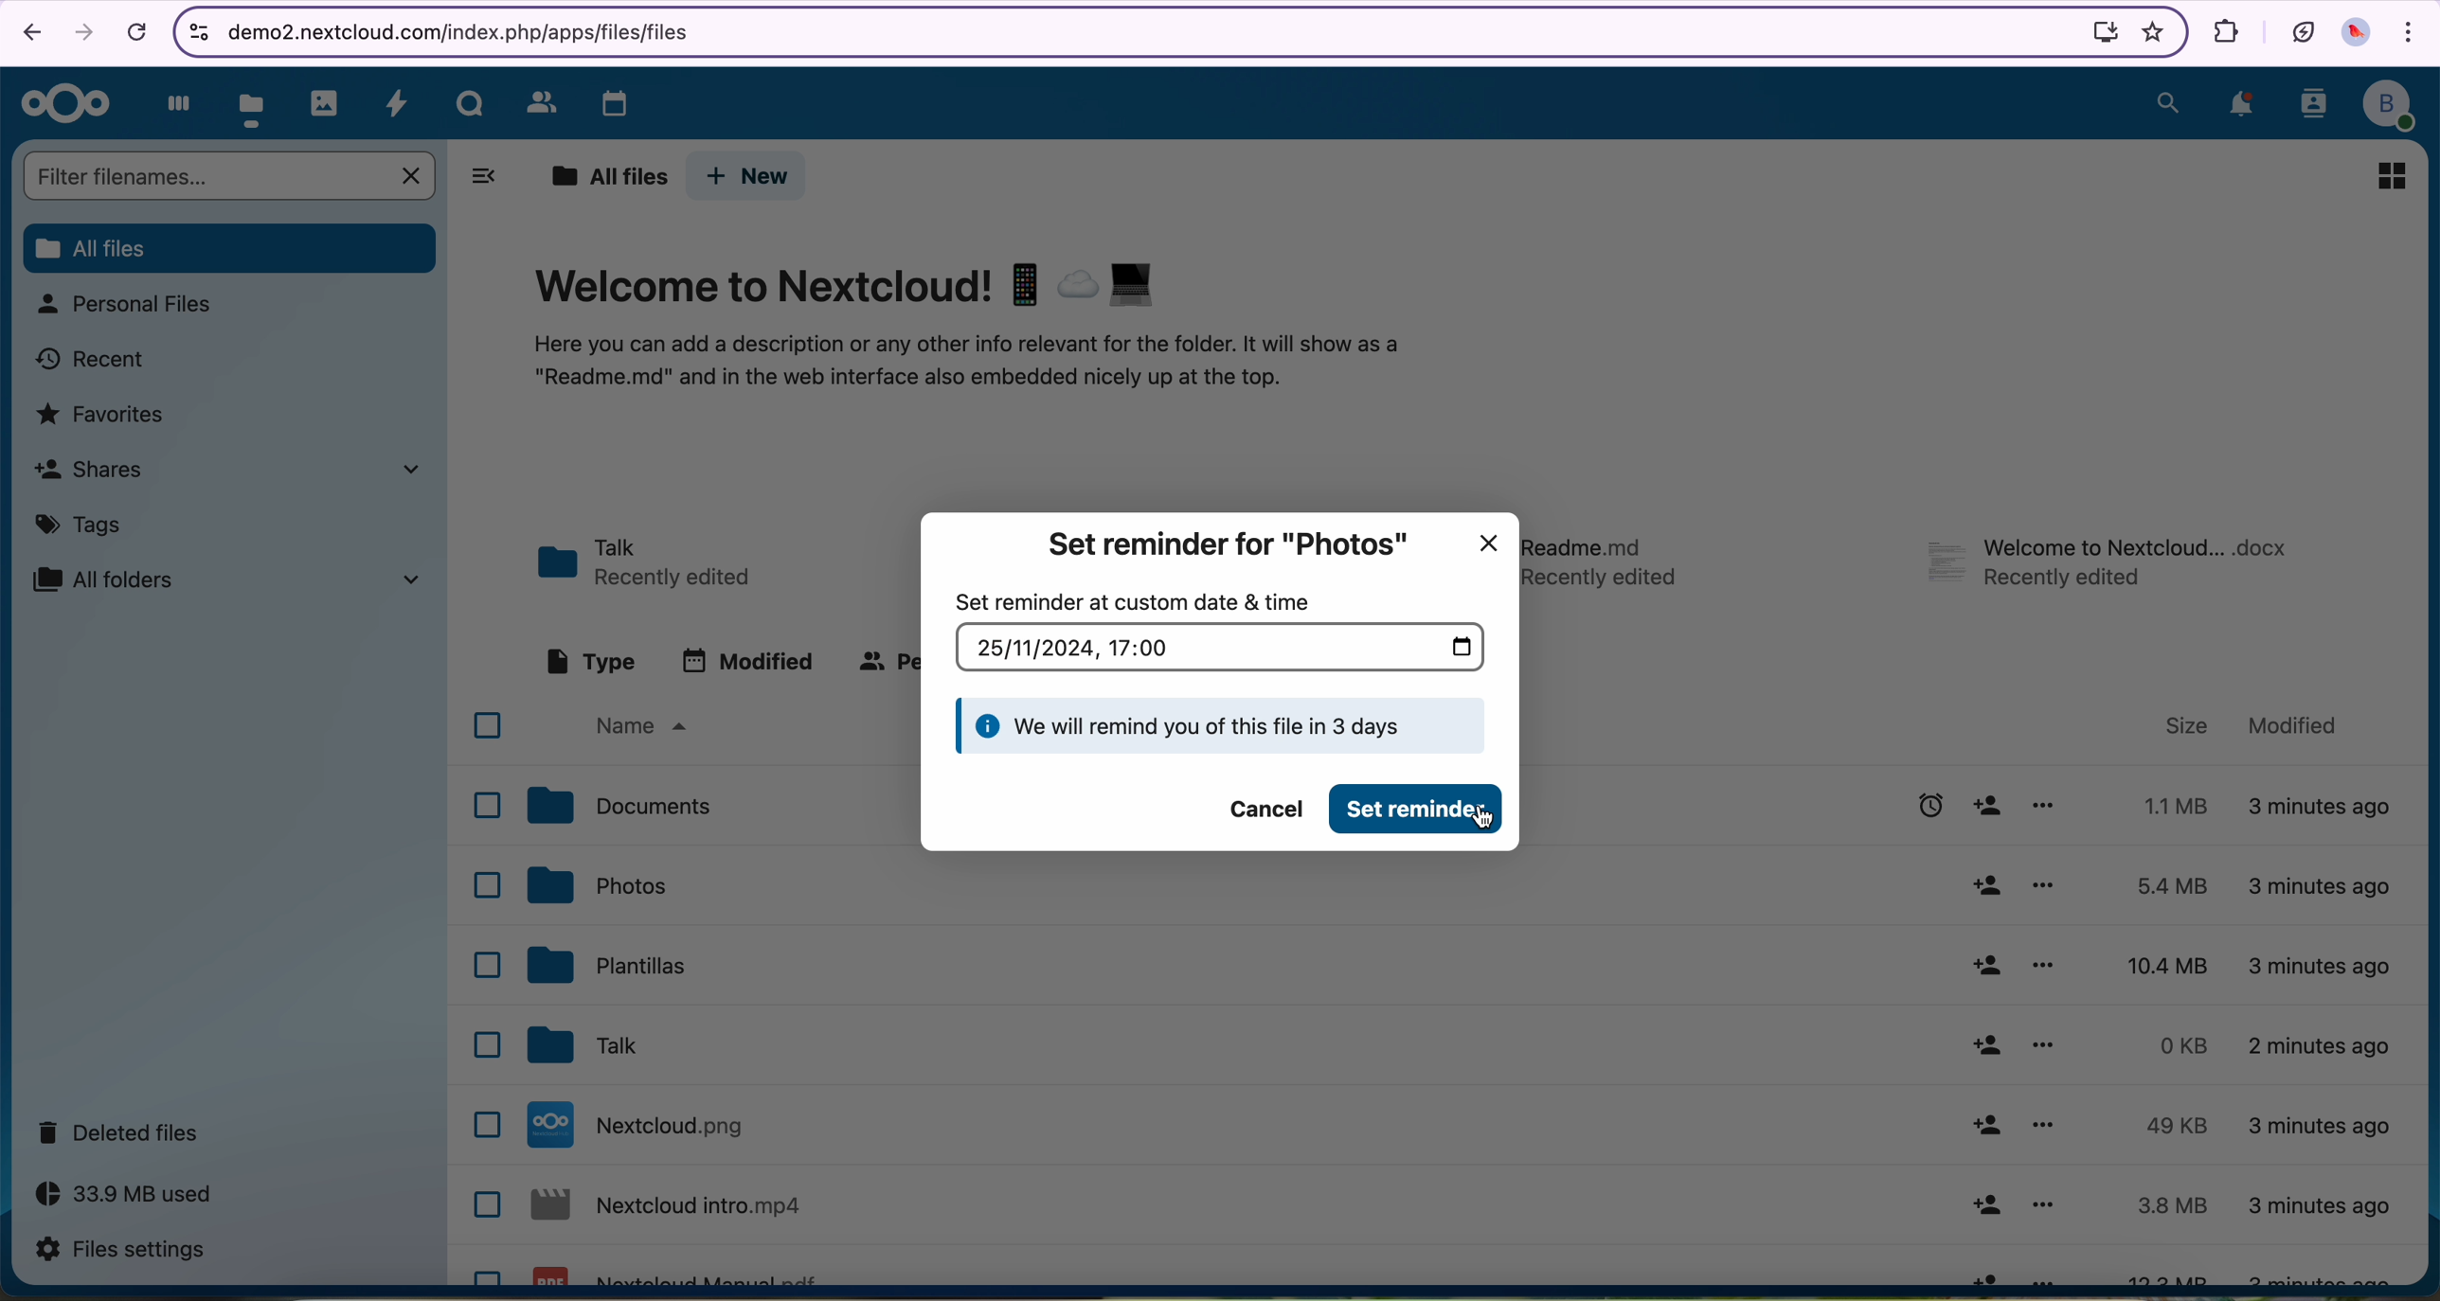 The image size is (2440, 1301). I want to click on hide tabs, so click(485, 178).